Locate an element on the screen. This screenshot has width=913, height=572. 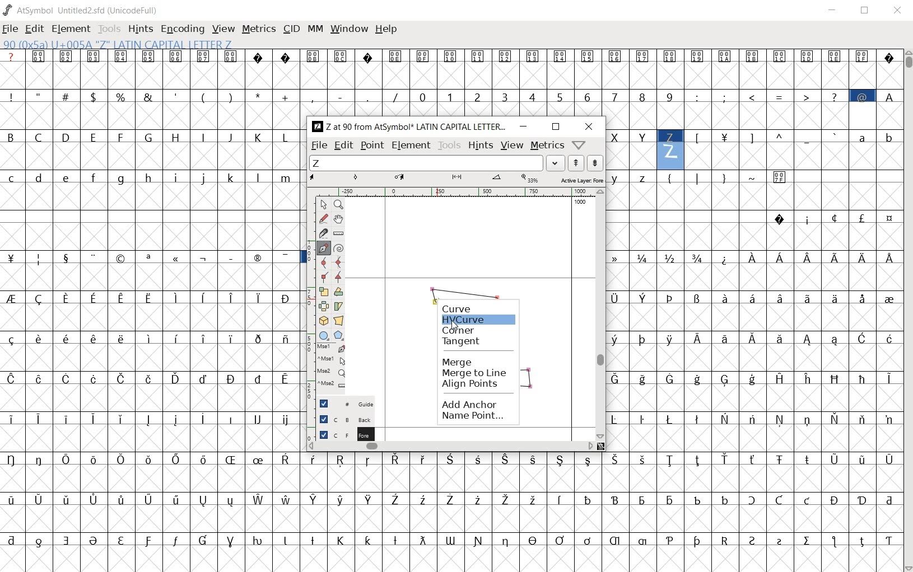
merge to line is located at coordinates (476, 373).